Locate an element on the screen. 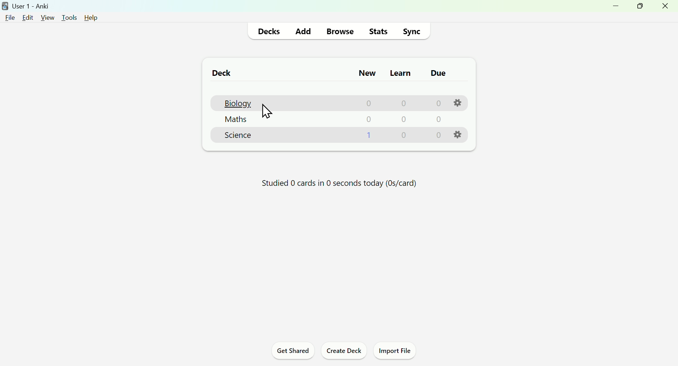 This screenshot has height=366, width=678. New is located at coordinates (368, 73).